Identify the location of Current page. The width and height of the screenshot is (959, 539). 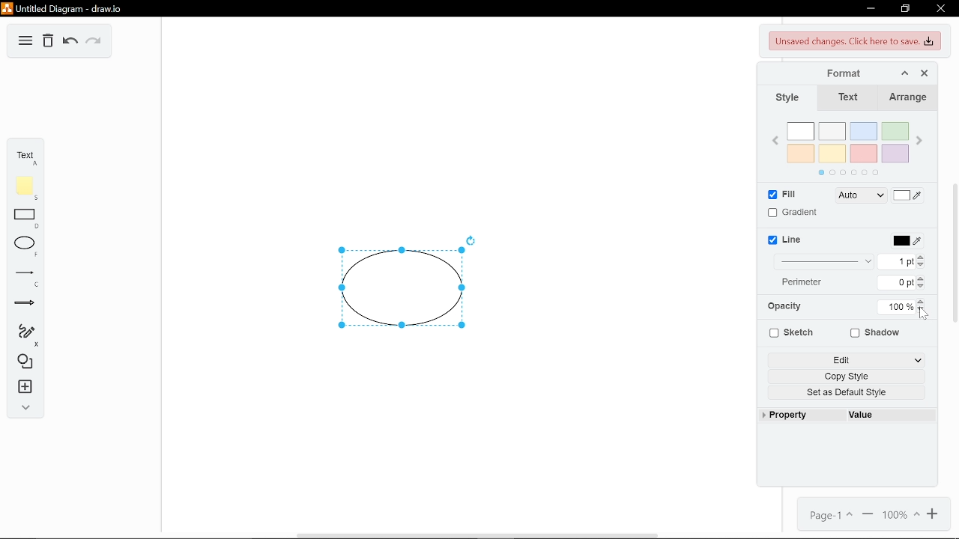
(832, 516).